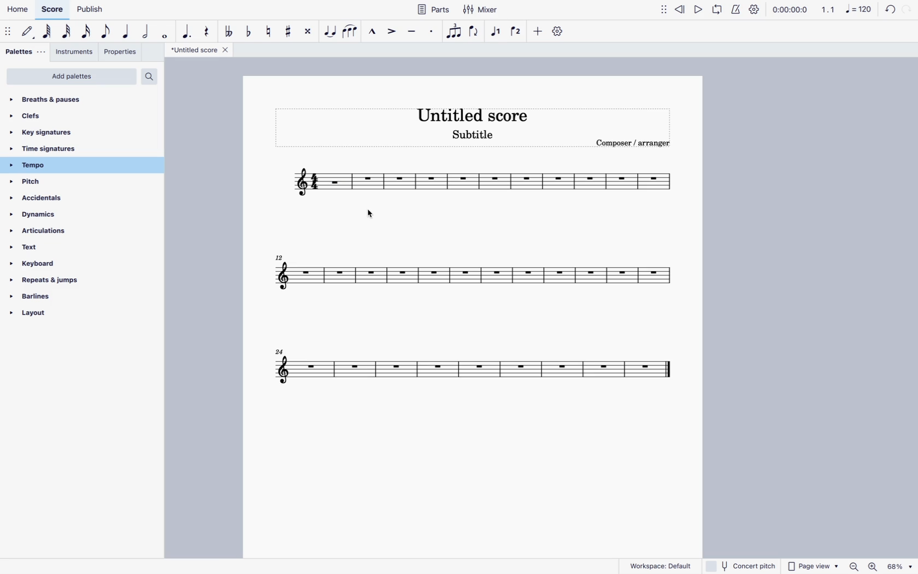 This screenshot has height=574, width=918. What do you see at coordinates (186, 31) in the screenshot?
I see `augmentative dot` at bounding box center [186, 31].